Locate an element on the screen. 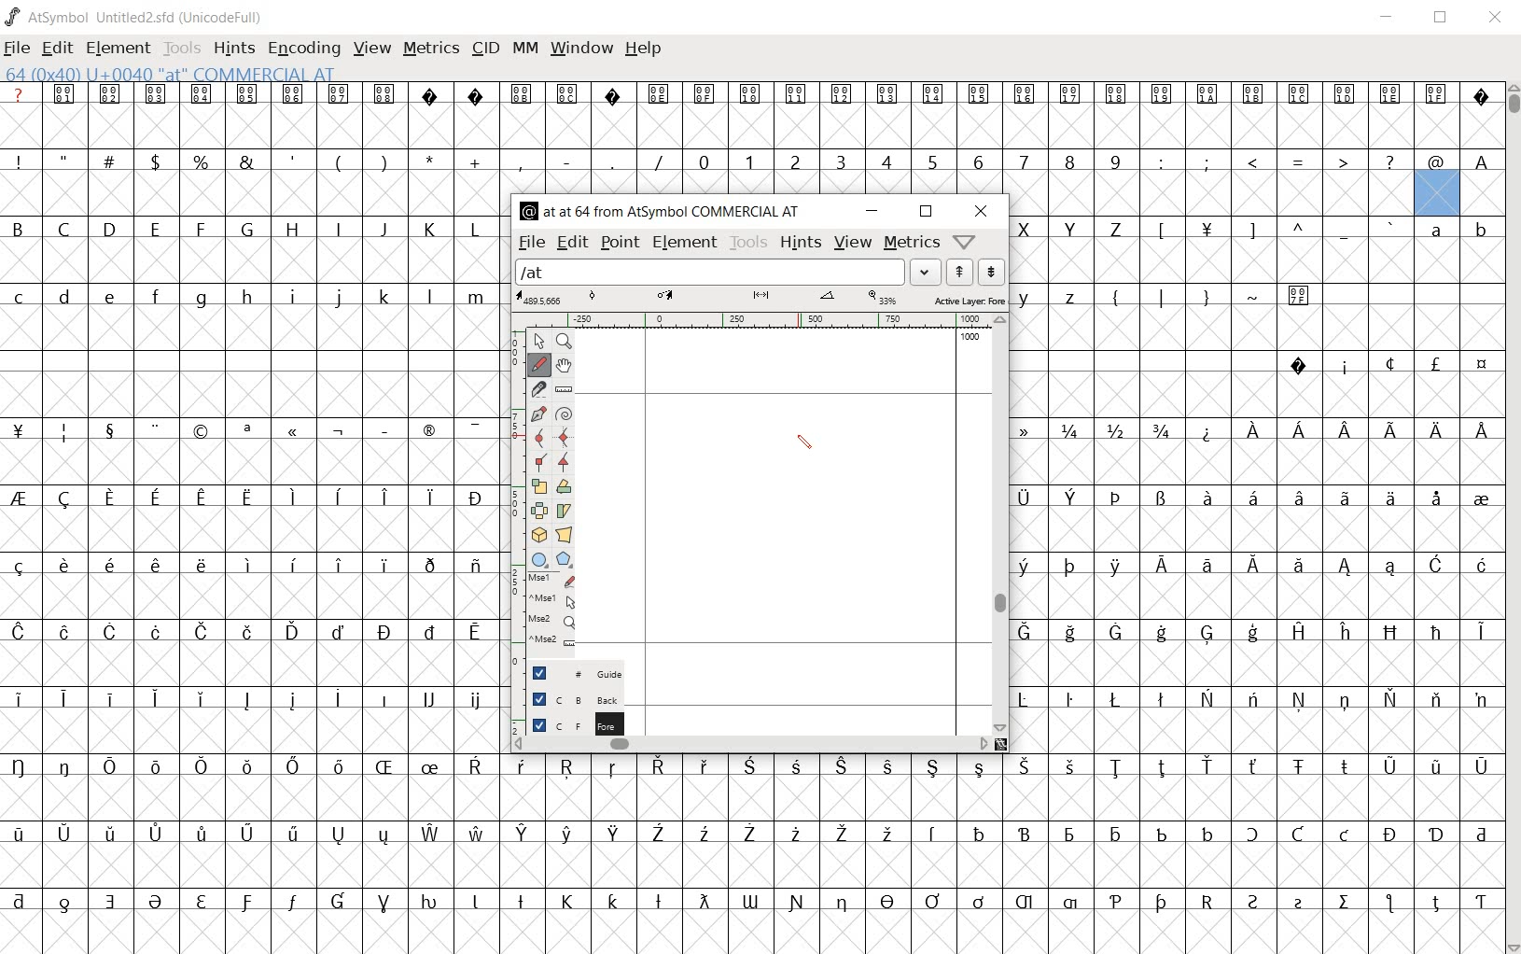 The width and height of the screenshot is (1521, 954). point is located at coordinates (621, 244).